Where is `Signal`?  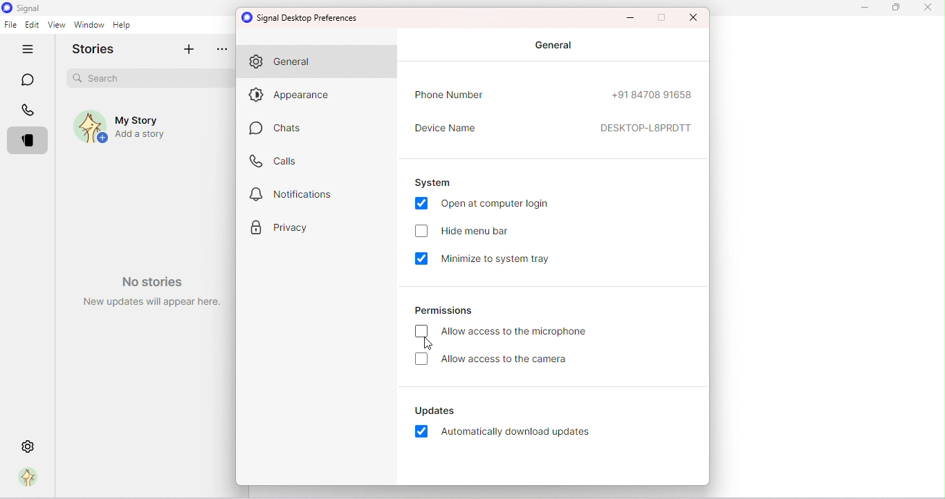 Signal is located at coordinates (26, 8).